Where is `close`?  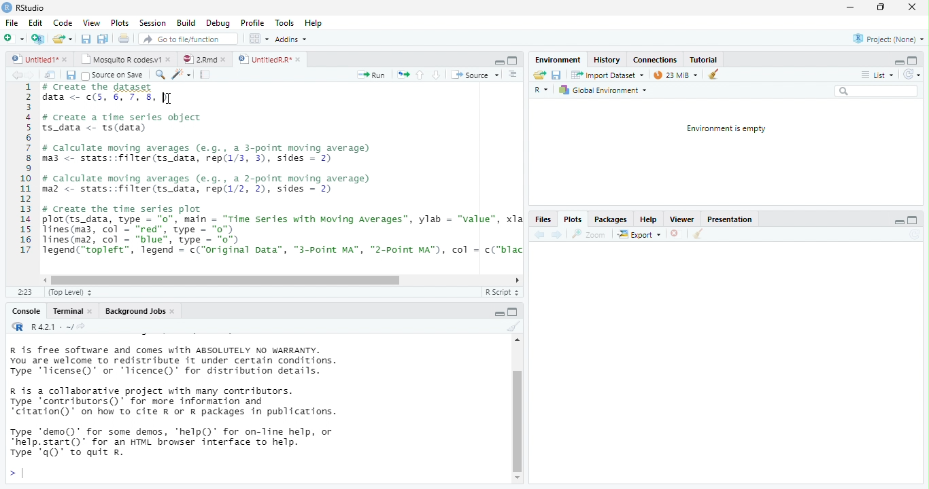 close is located at coordinates (226, 60).